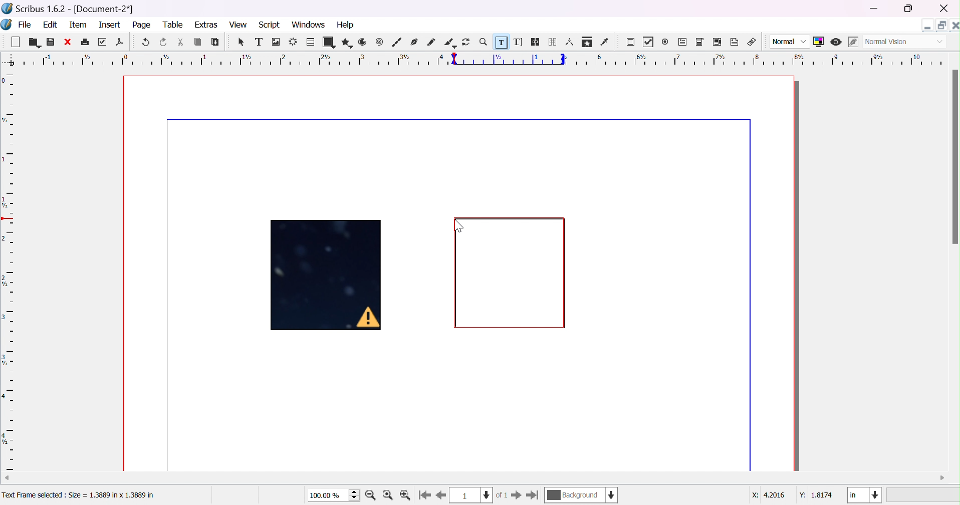  Describe the element at coordinates (837, 42) in the screenshot. I see `preview mode` at that location.